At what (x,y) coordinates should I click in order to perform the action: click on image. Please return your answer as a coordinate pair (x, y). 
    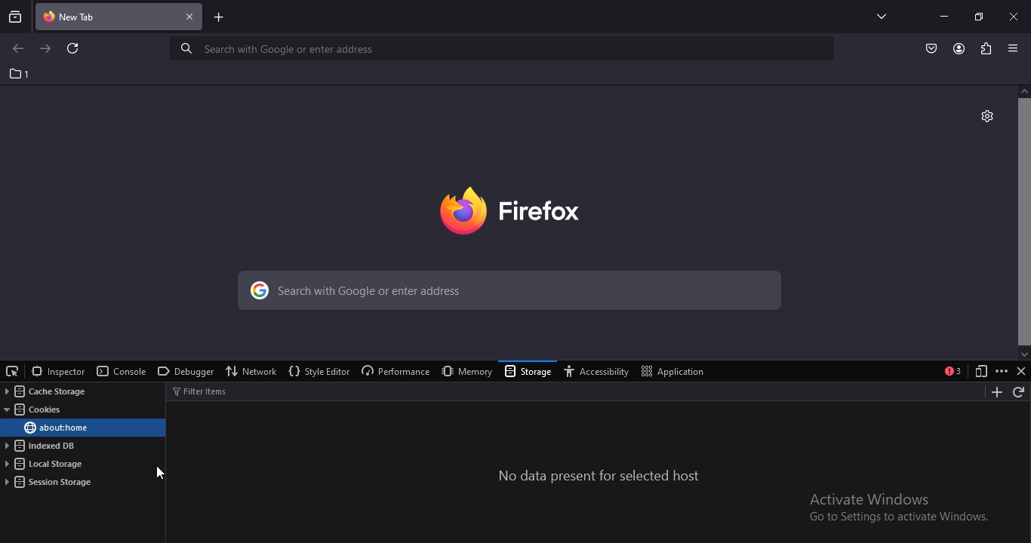
    Looking at the image, I should click on (533, 207).